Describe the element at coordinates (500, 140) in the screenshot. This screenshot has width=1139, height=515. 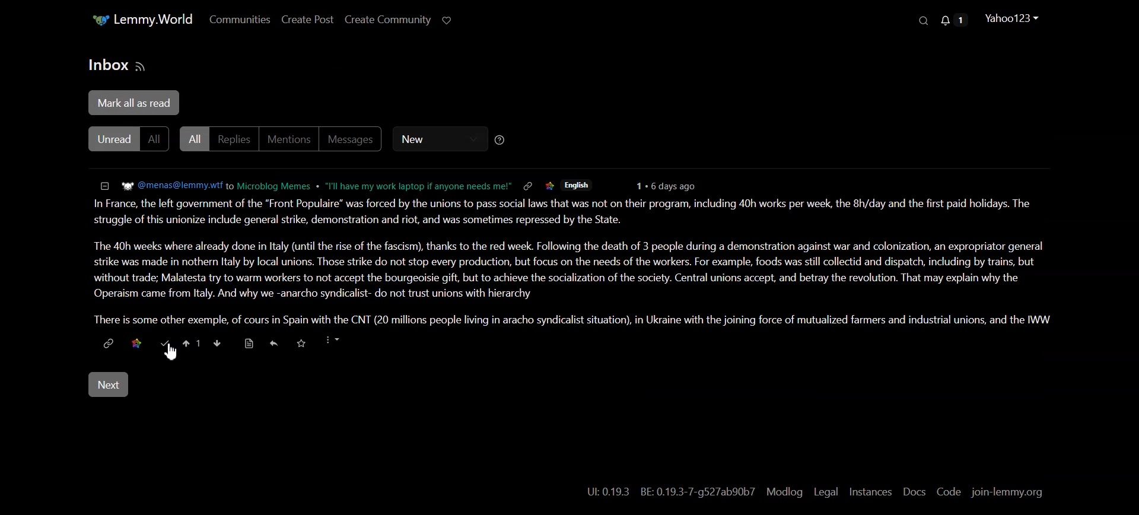
I see `Sorting Help` at that location.